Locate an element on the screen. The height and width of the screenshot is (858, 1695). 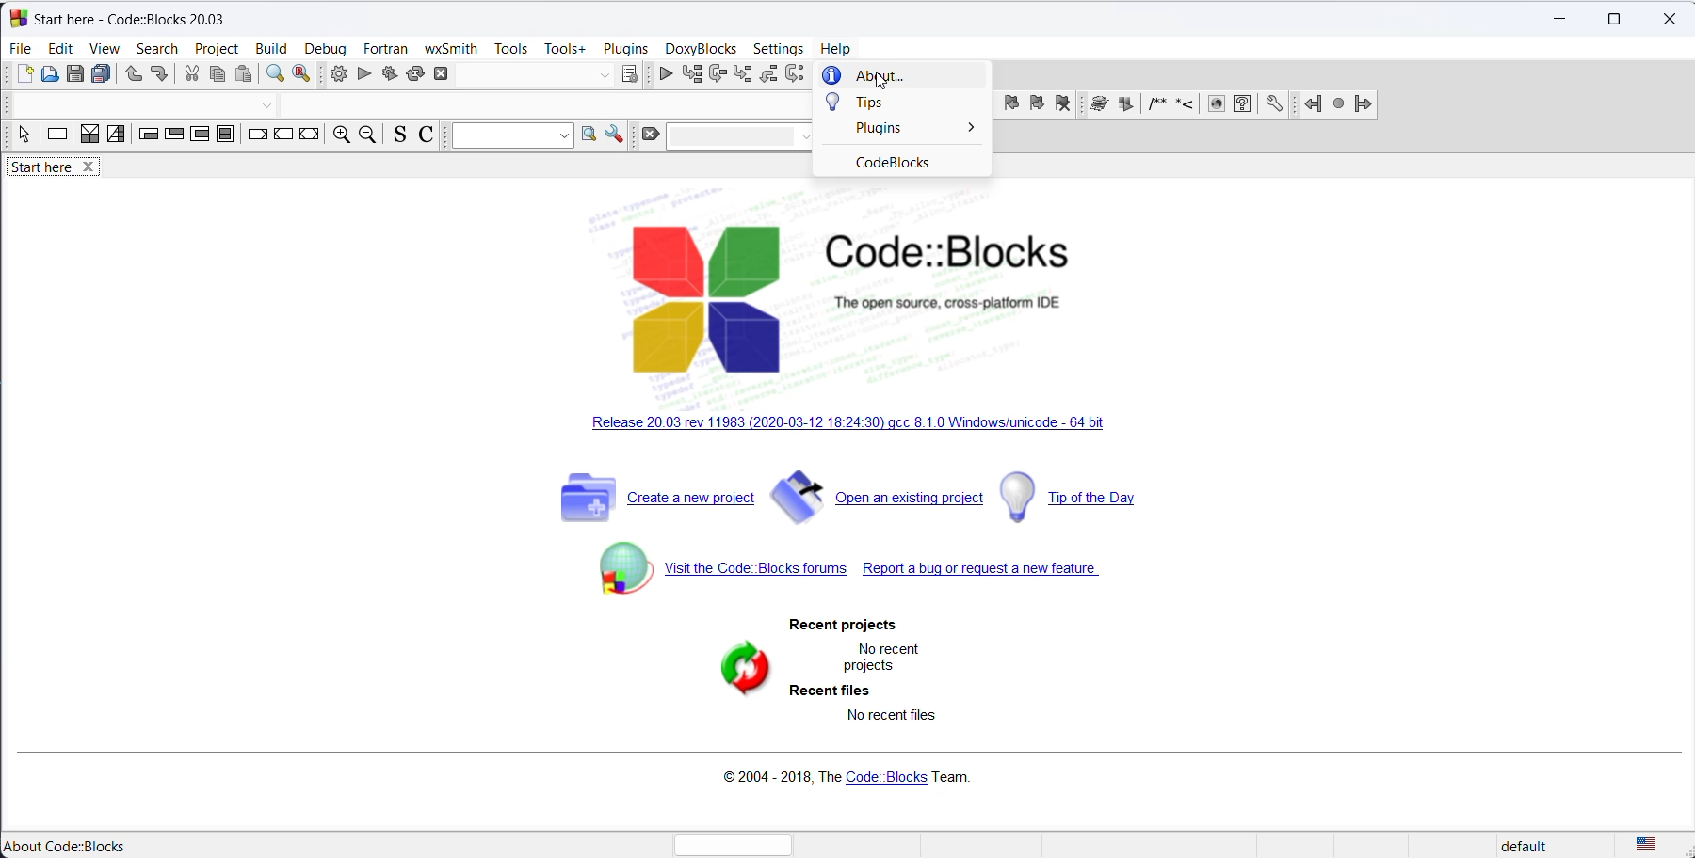
build is located at coordinates (268, 48).